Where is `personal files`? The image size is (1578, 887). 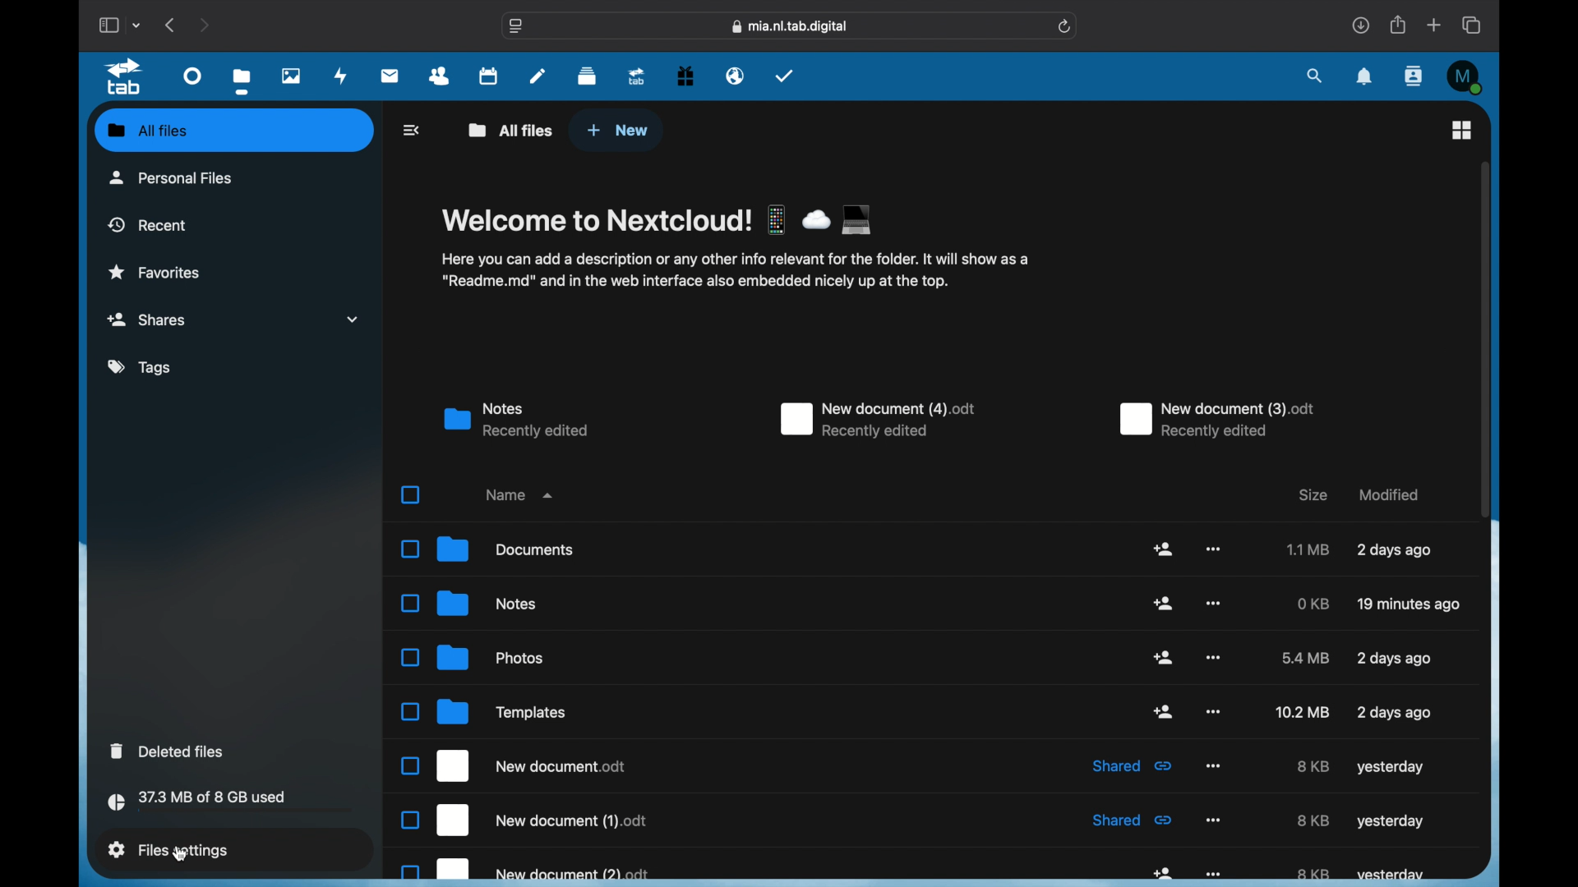 personal files is located at coordinates (171, 177).